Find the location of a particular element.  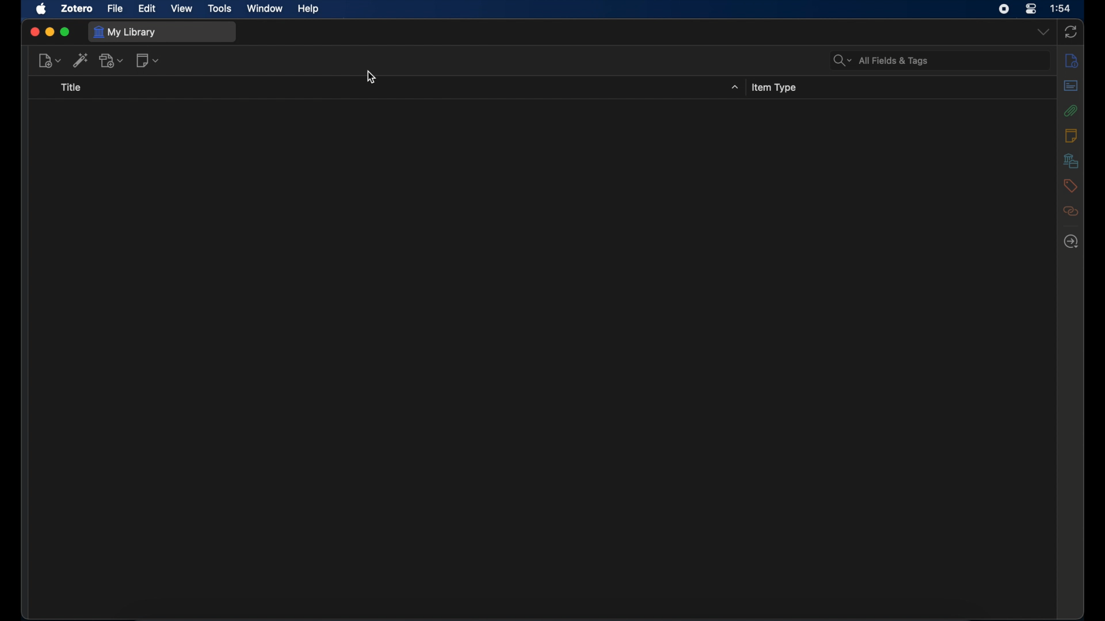

apple icon is located at coordinates (42, 9).